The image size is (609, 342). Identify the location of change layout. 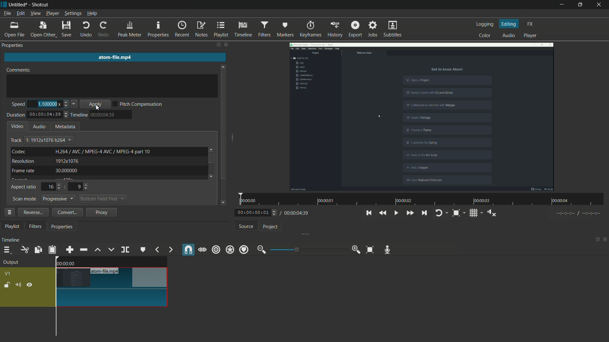
(218, 44).